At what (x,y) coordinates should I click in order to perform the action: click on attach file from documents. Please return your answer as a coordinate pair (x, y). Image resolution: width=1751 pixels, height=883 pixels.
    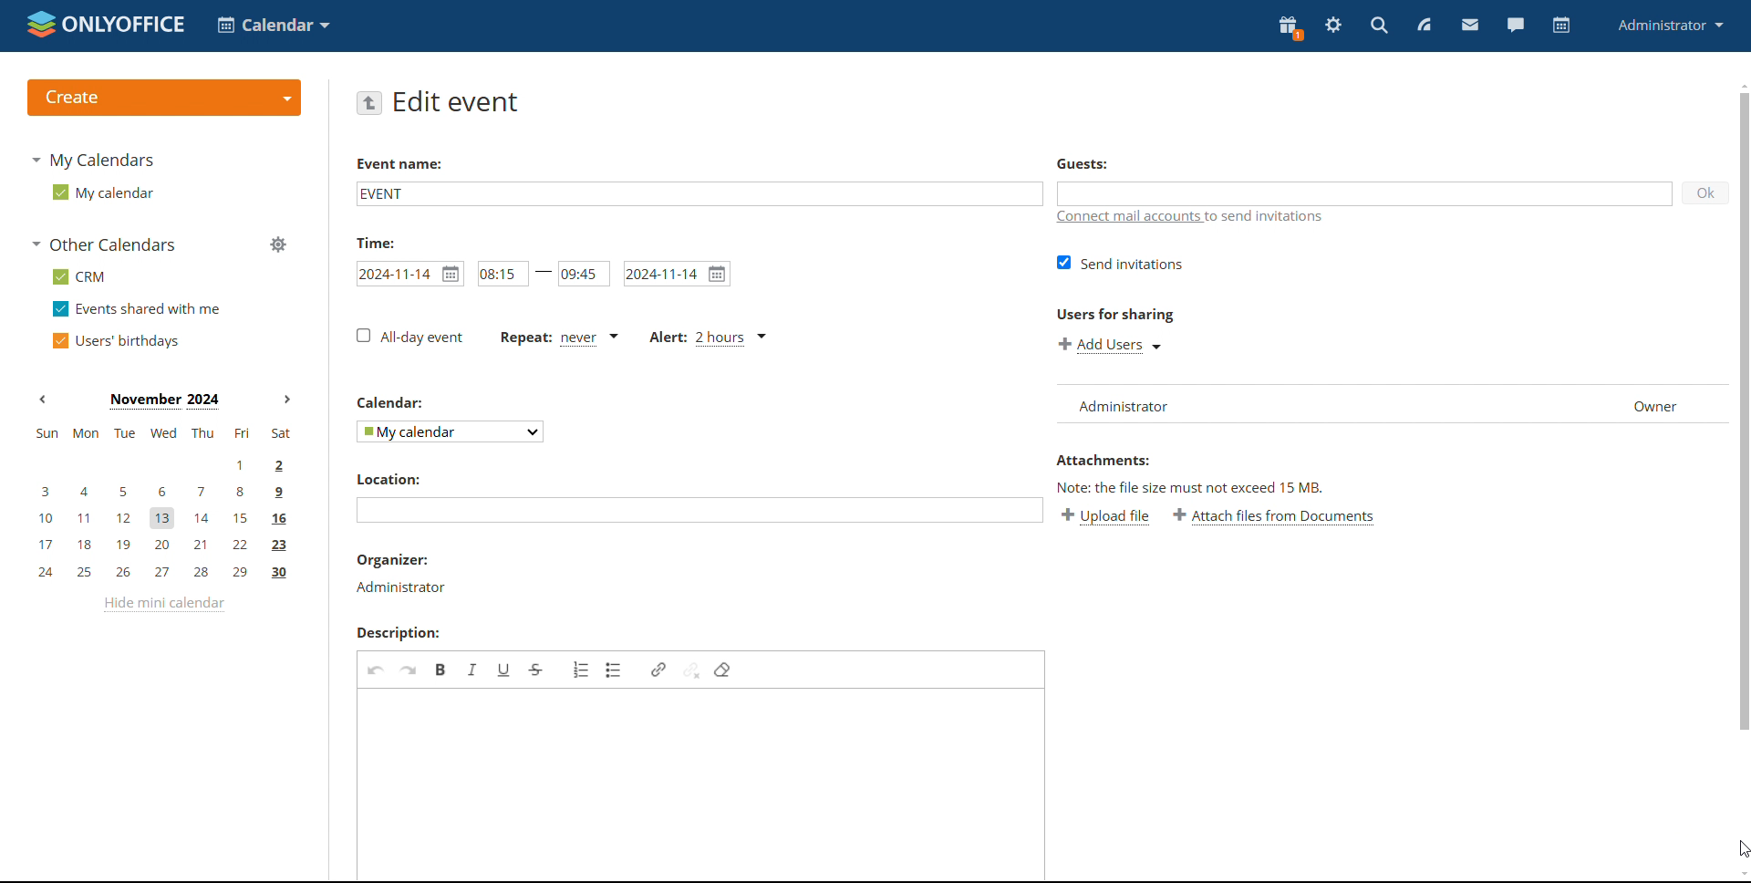
    Looking at the image, I should click on (1273, 518).